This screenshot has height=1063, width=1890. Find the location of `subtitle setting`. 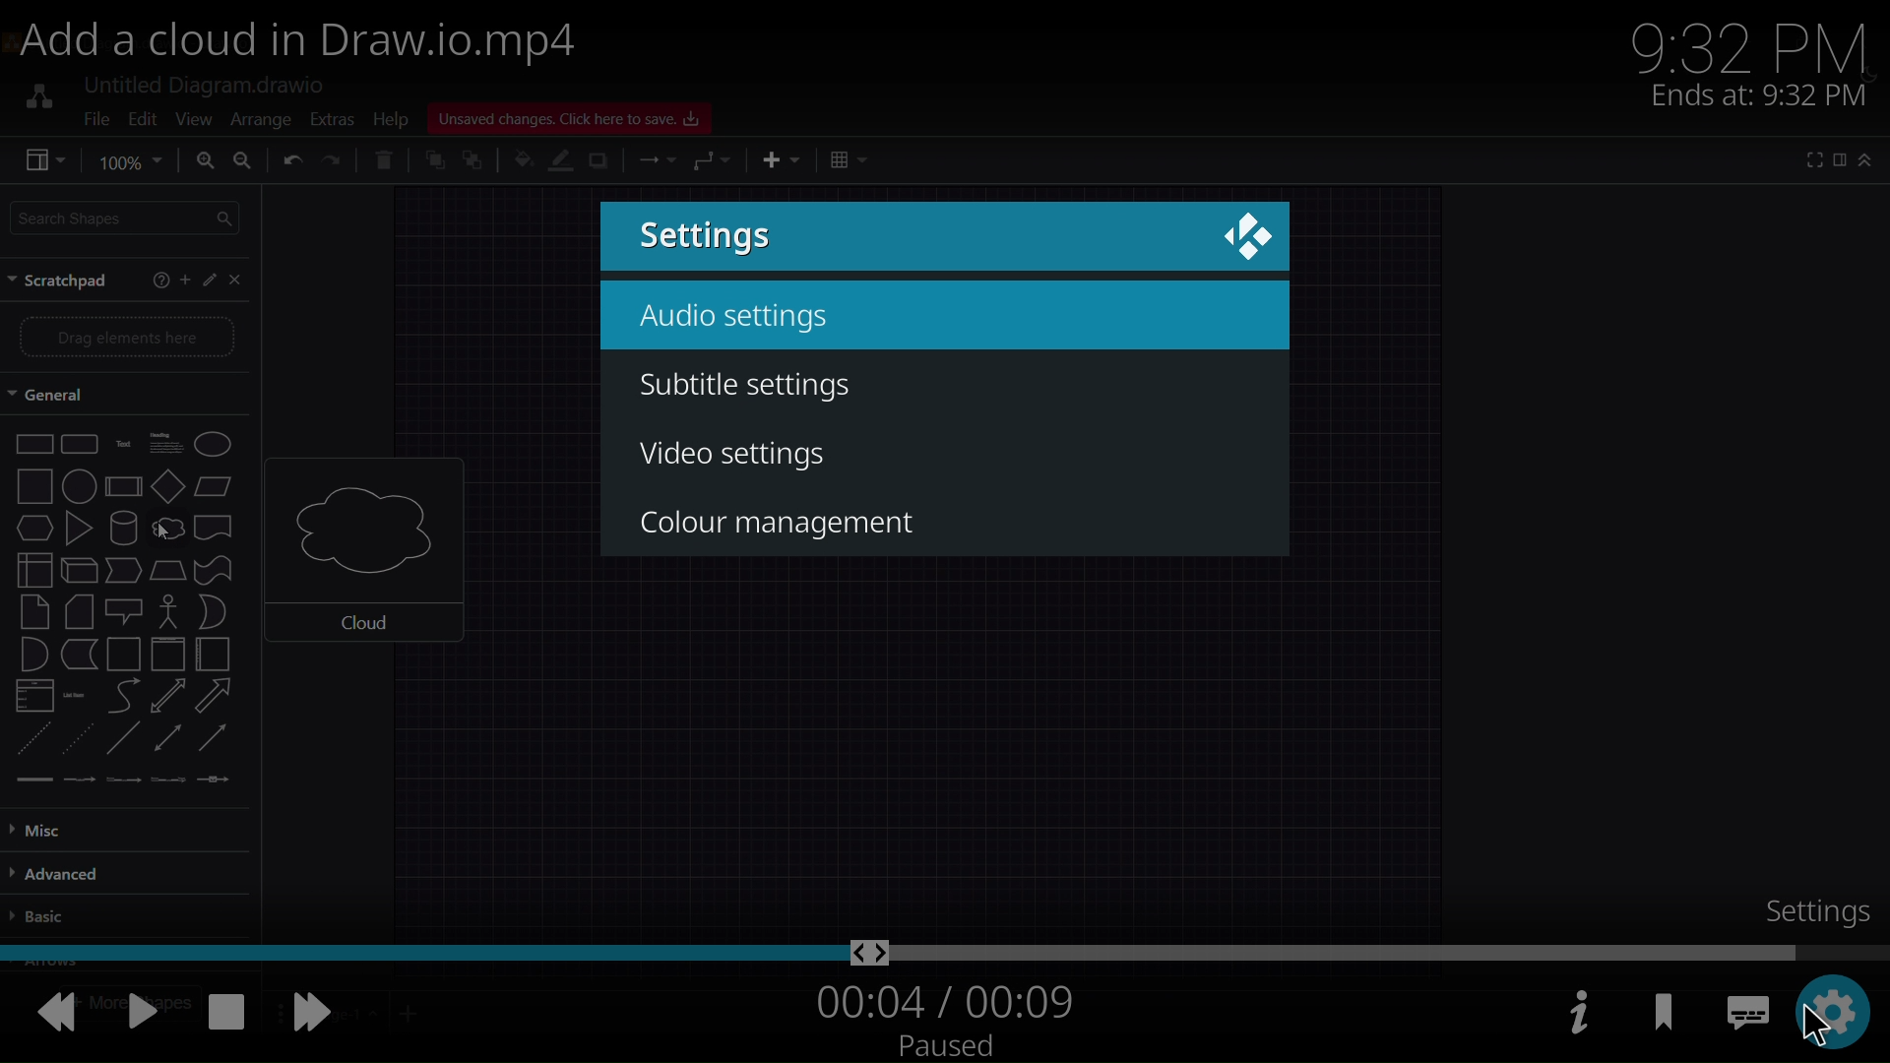

subtitle setting is located at coordinates (762, 389).